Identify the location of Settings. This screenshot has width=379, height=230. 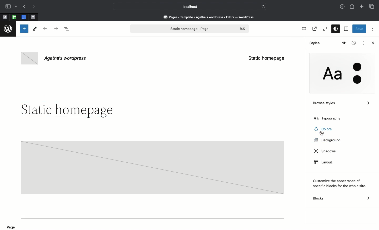
(346, 29).